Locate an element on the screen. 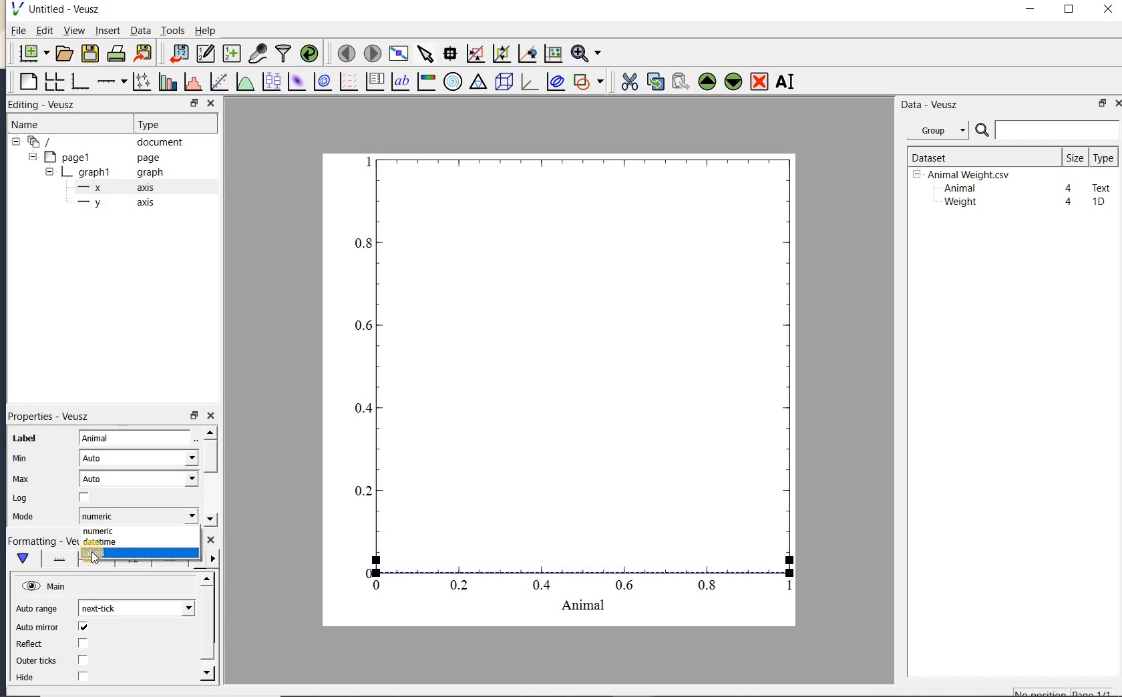 This screenshot has height=697, width=1122. Log is located at coordinates (20, 498).